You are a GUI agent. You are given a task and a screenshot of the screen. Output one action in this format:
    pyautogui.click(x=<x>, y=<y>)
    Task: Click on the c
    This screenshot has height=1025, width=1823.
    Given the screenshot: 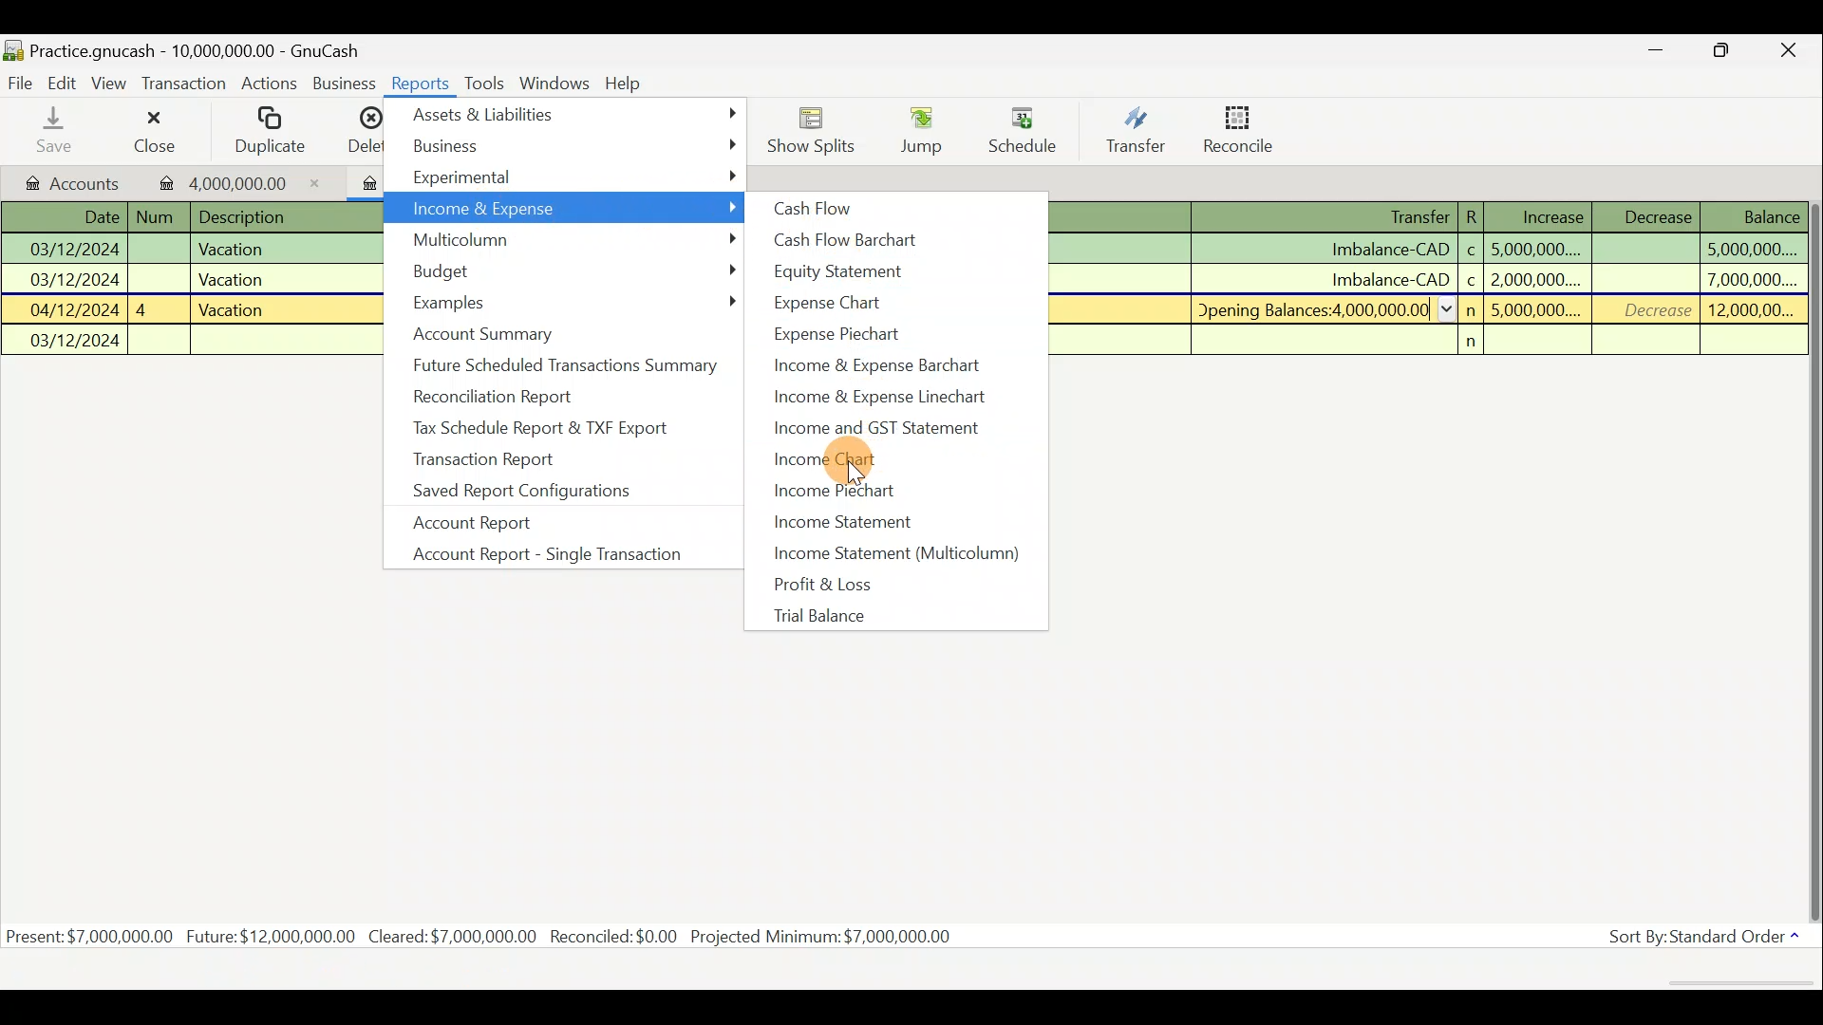 What is the action you would take?
    pyautogui.click(x=1473, y=281)
    